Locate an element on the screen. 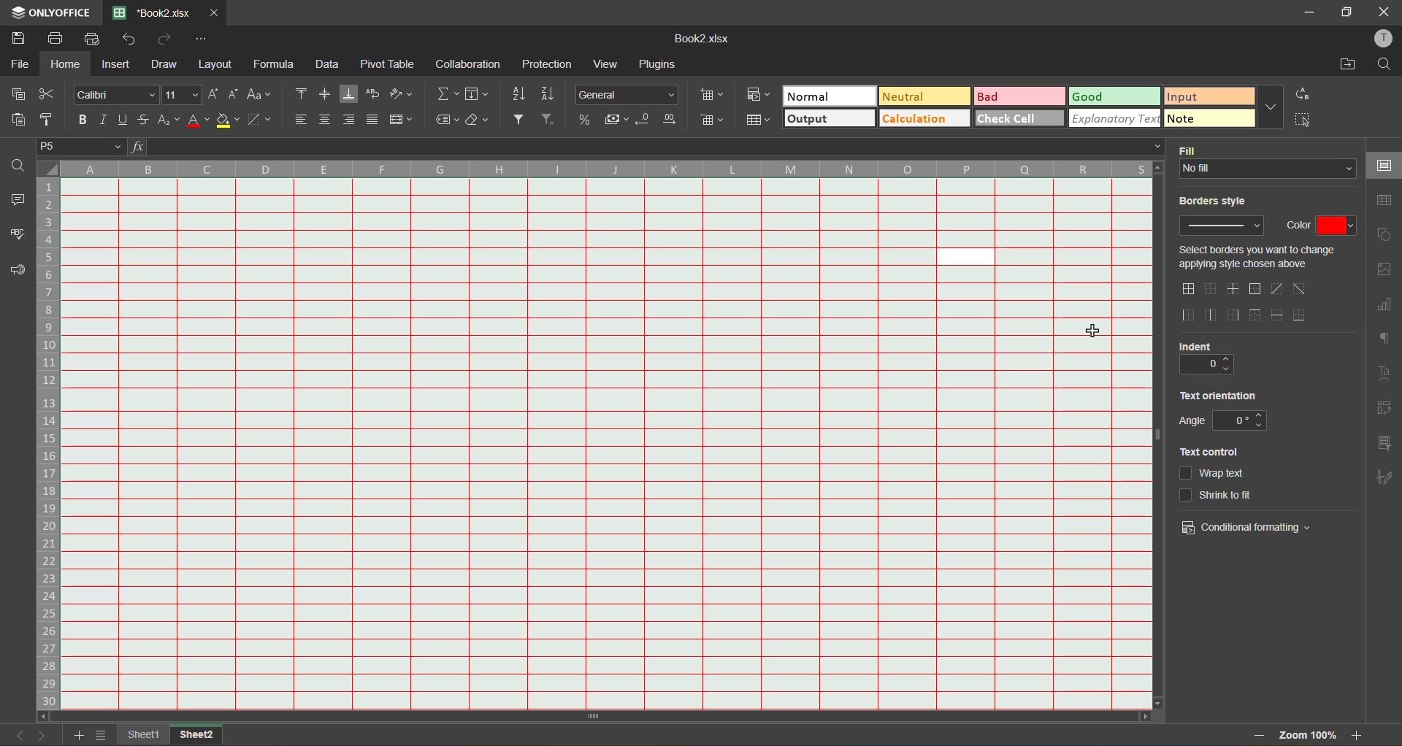 The height and width of the screenshot is (746, 1402). formula is located at coordinates (276, 66).